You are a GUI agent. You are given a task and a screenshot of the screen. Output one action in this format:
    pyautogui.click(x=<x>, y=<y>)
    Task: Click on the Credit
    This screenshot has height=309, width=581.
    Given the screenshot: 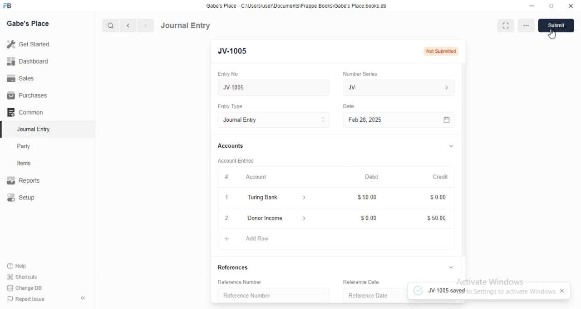 What is the action you would take?
    pyautogui.click(x=440, y=177)
    